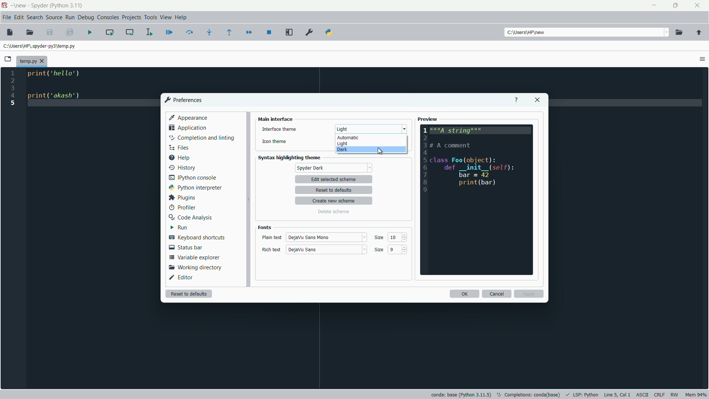 The image size is (709, 399). Describe the element at coordinates (349, 137) in the screenshot. I see `automatic` at that location.